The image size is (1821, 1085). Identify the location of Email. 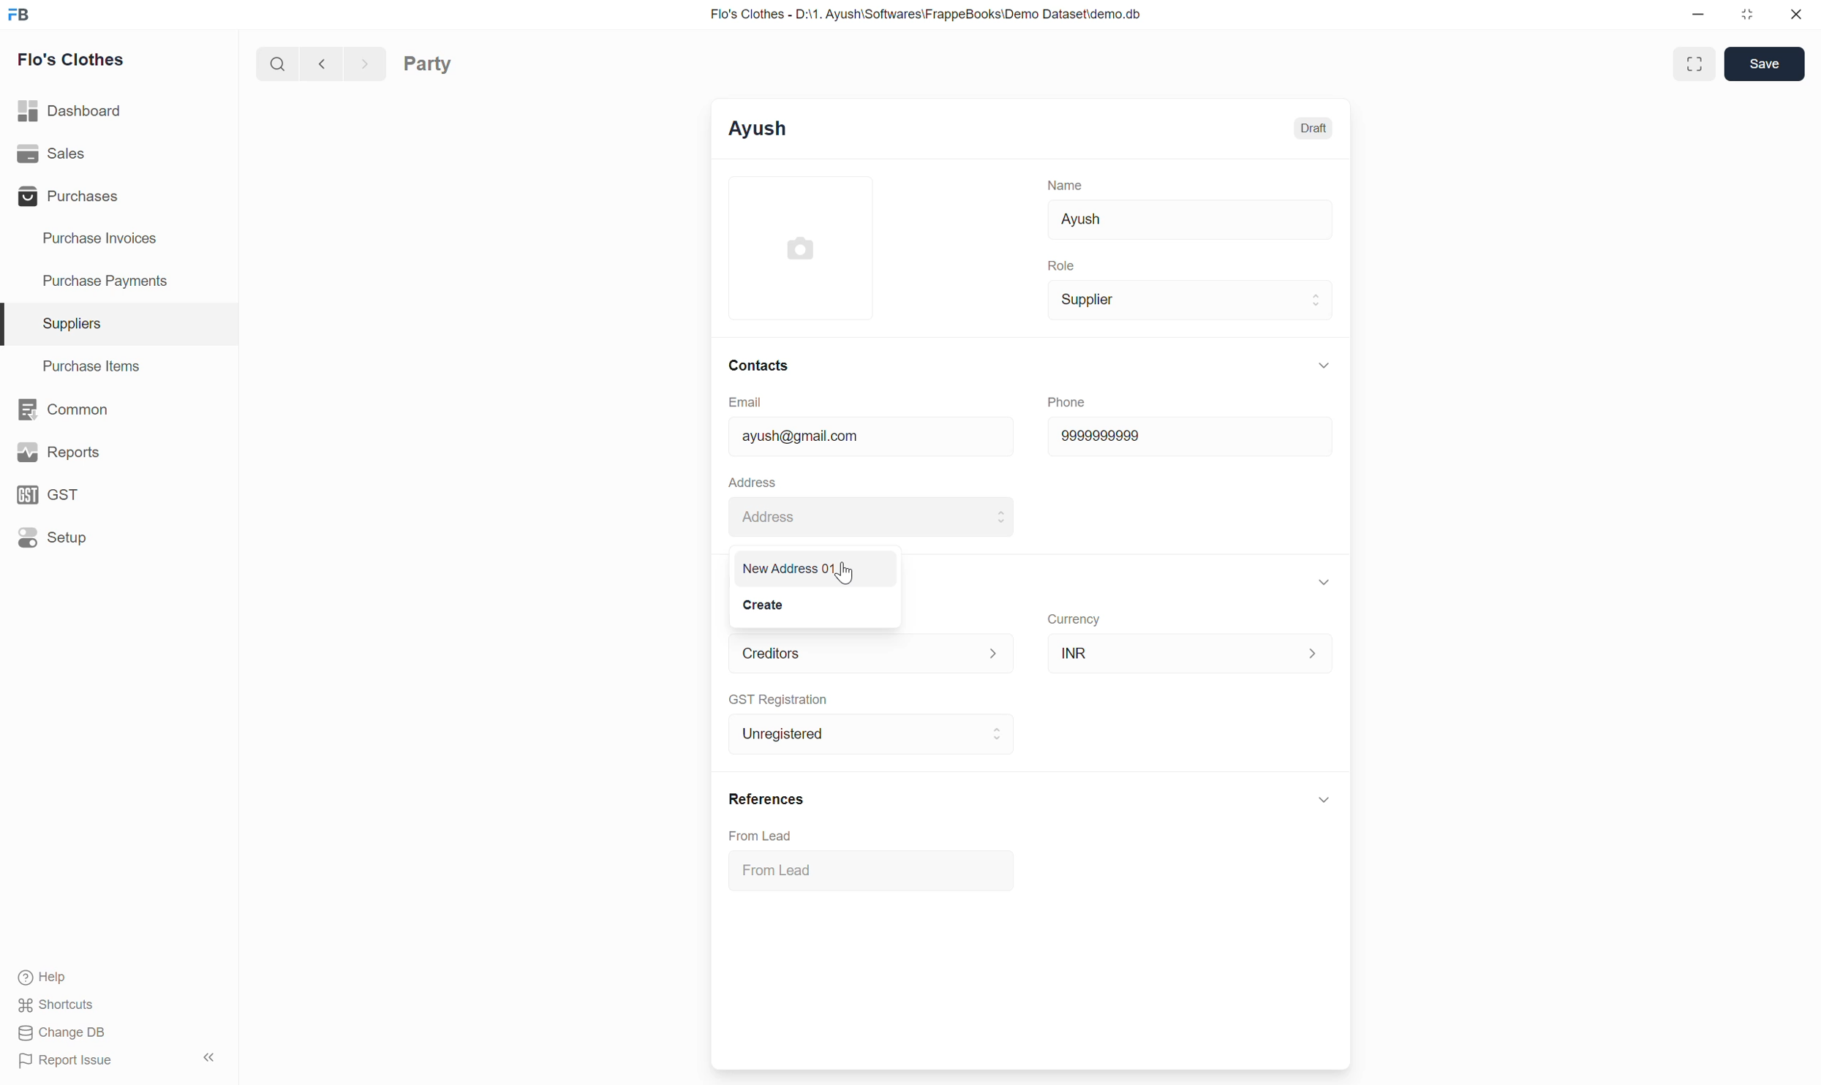
(745, 402).